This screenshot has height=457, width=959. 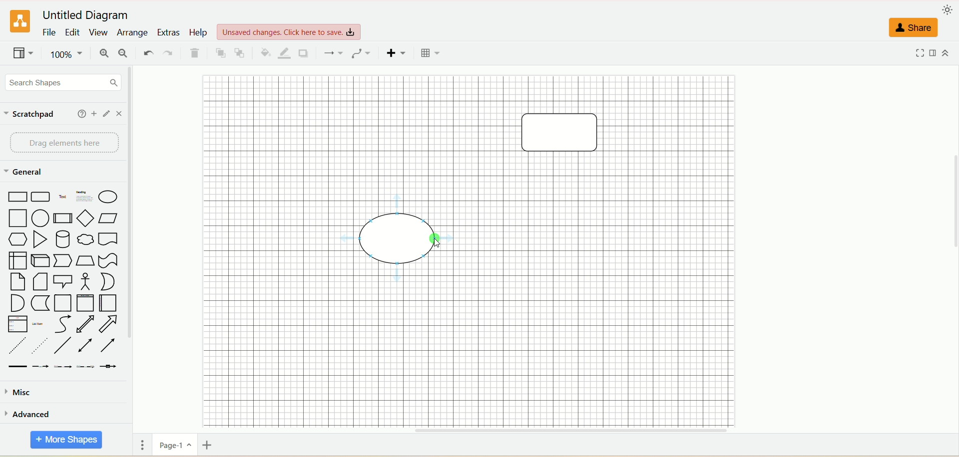 I want to click on edit, so click(x=73, y=32).